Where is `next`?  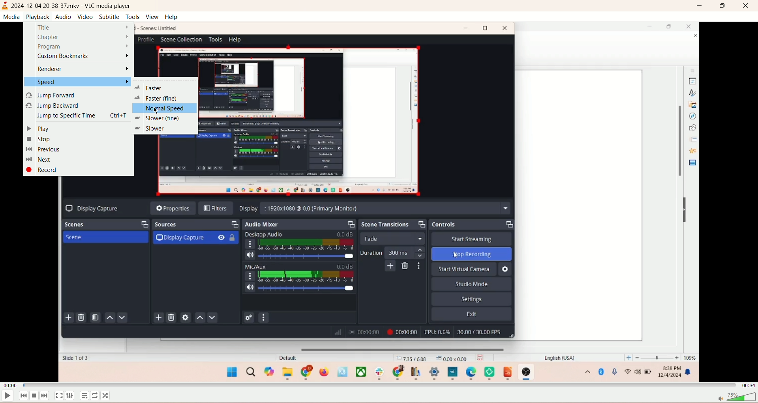 next is located at coordinates (40, 160).